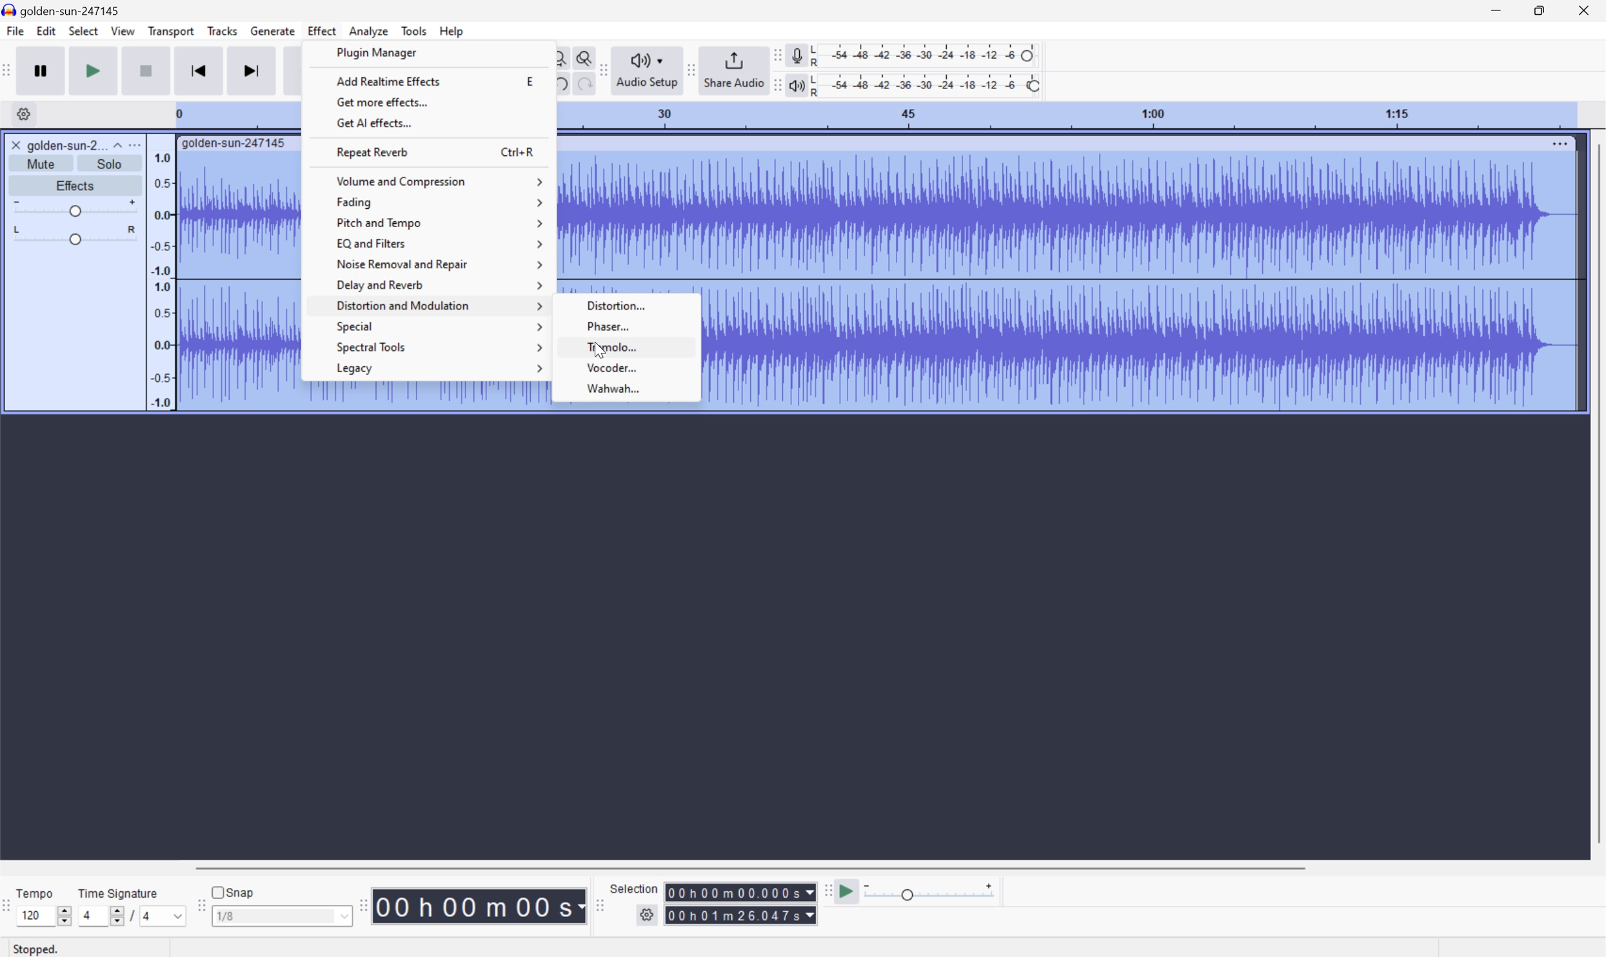  Describe the element at coordinates (54, 145) in the screenshot. I see `golden-sun` at that location.